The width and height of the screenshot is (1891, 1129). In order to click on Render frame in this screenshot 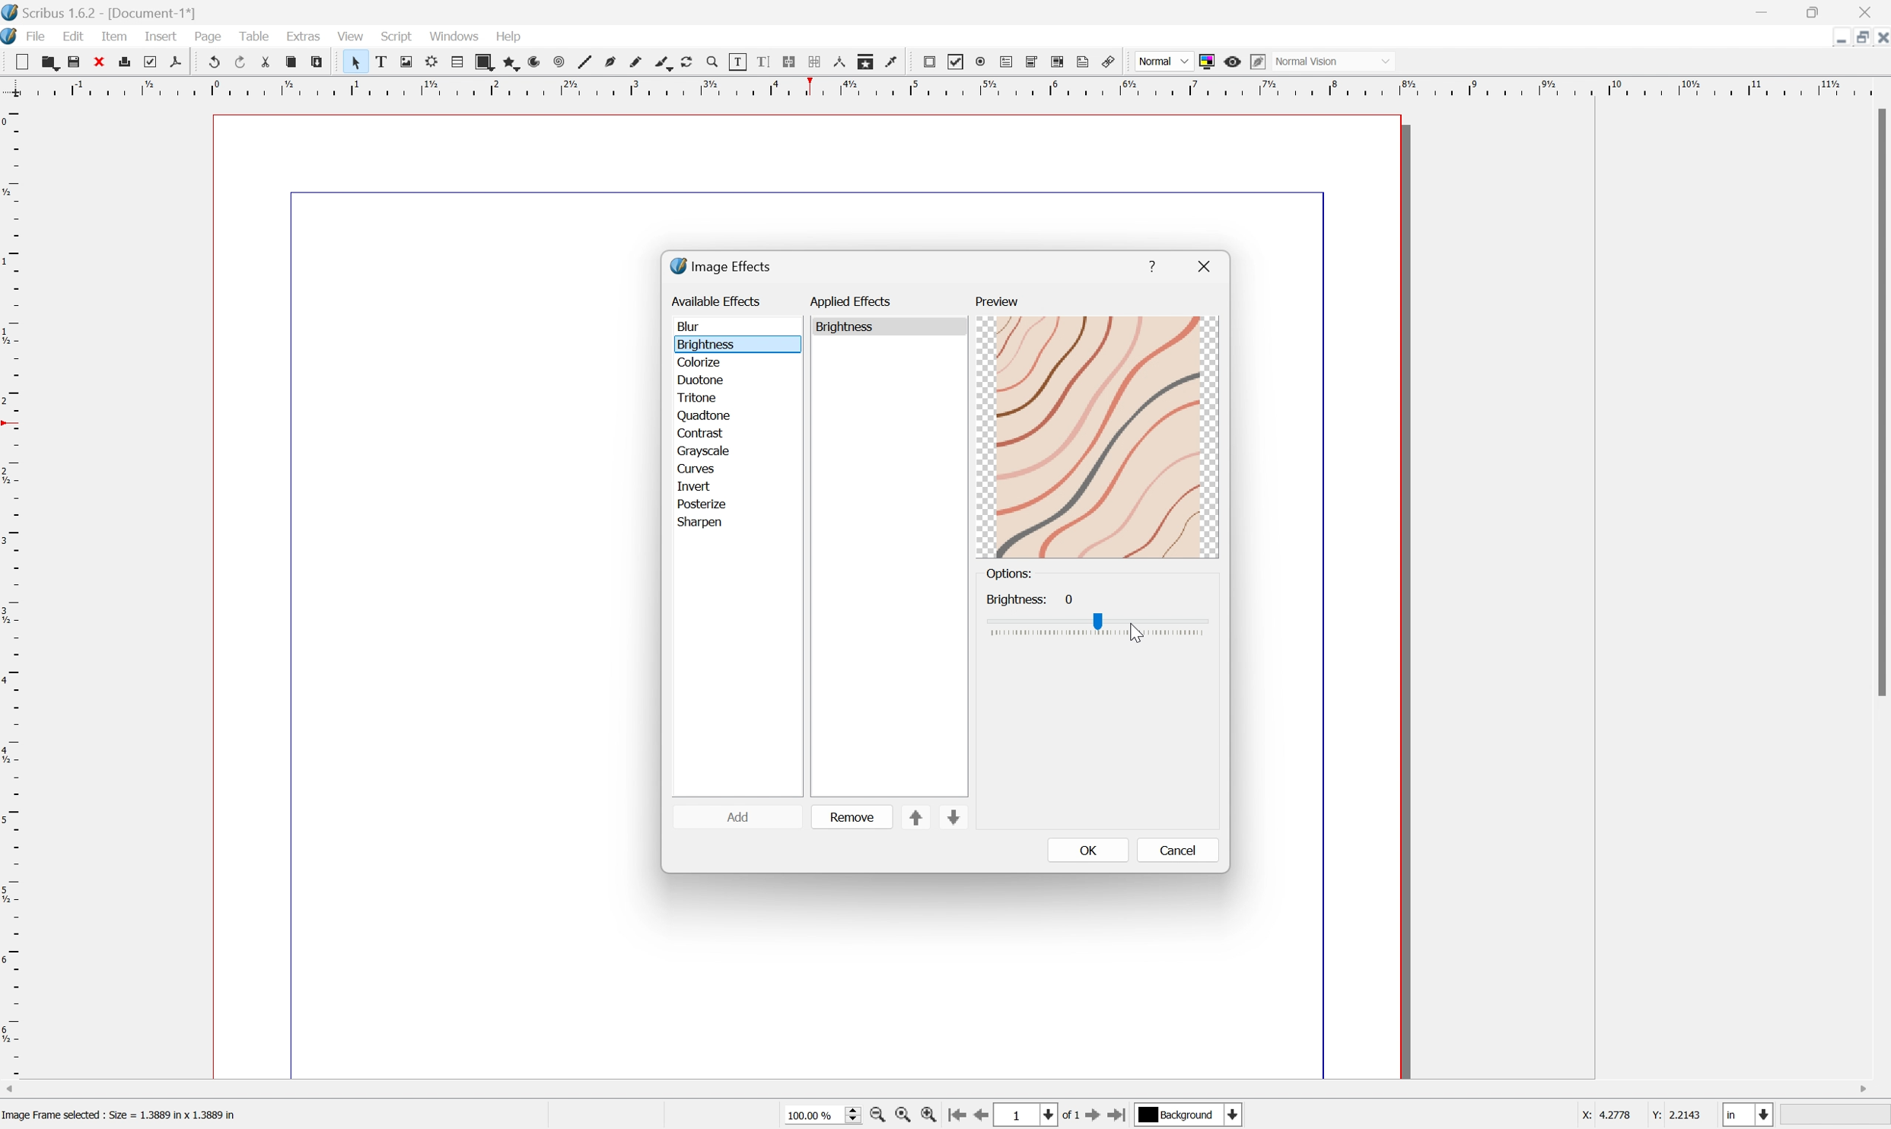, I will do `click(432, 62)`.